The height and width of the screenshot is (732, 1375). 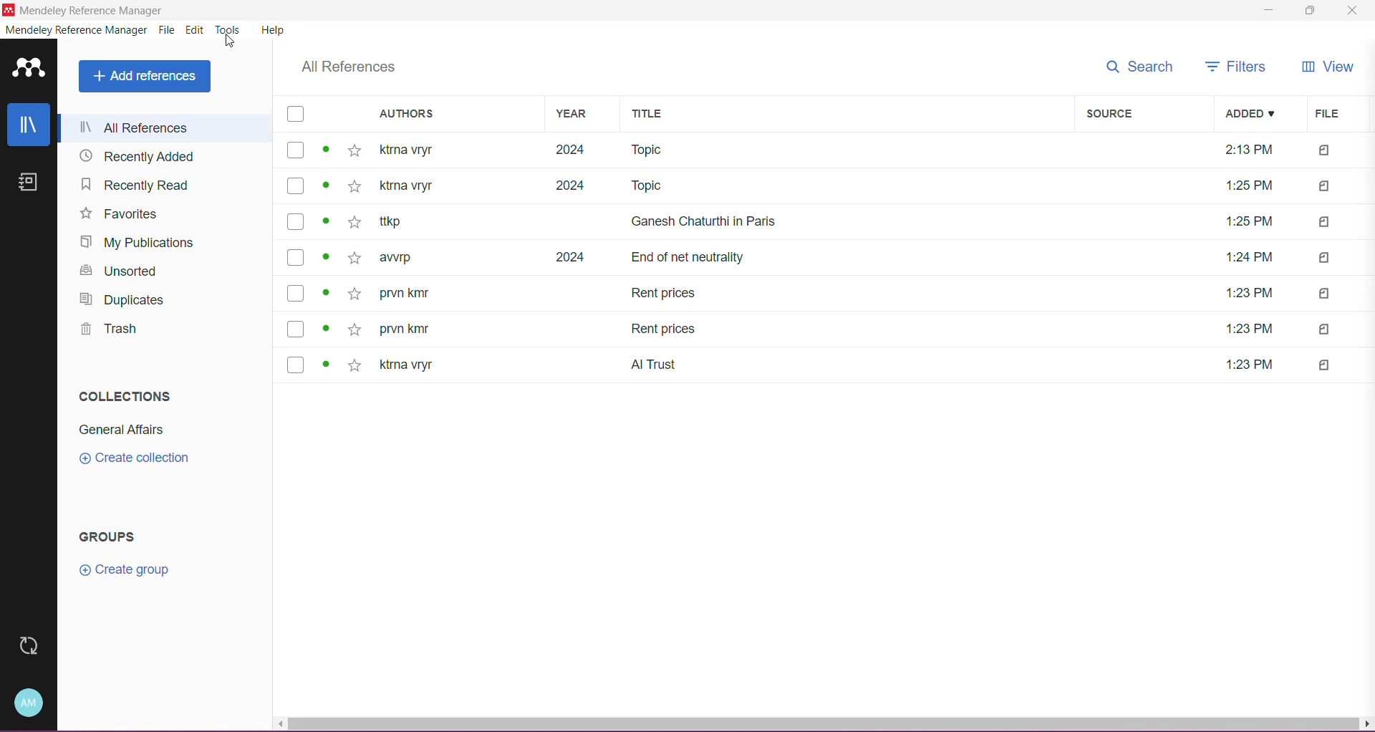 What do you see at coordinates (9, 11) in the screenshot?
I see `icon` at bounding box center [9, 11].